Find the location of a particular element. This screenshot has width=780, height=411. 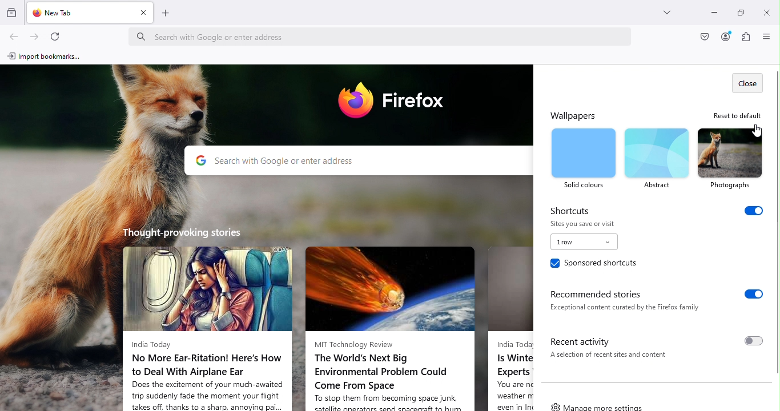

Search bar is located at coordinates (356, 161).